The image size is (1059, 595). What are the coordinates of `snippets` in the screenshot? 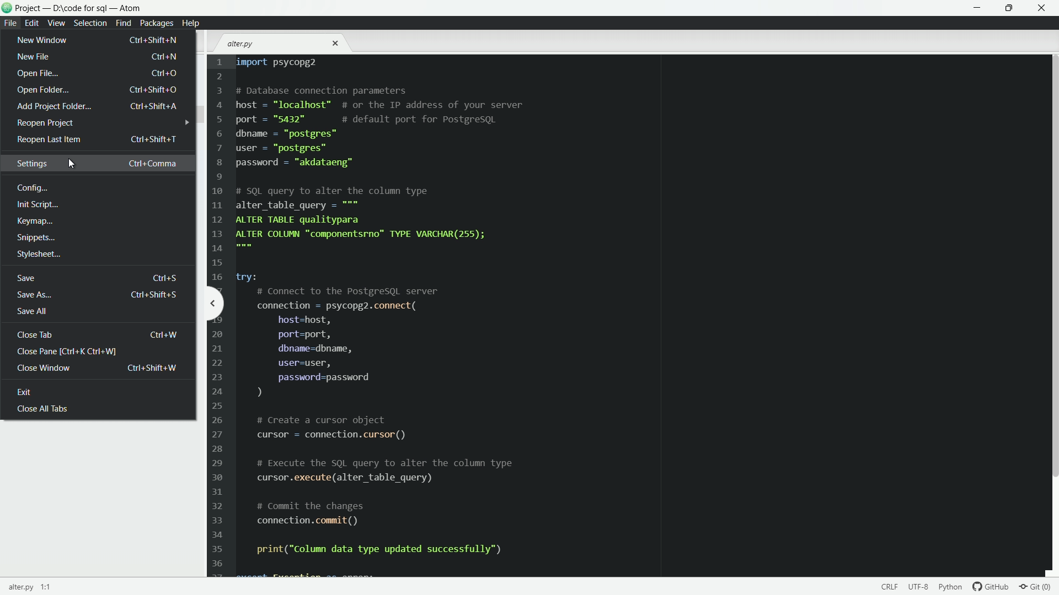 It's located at (36, 238).